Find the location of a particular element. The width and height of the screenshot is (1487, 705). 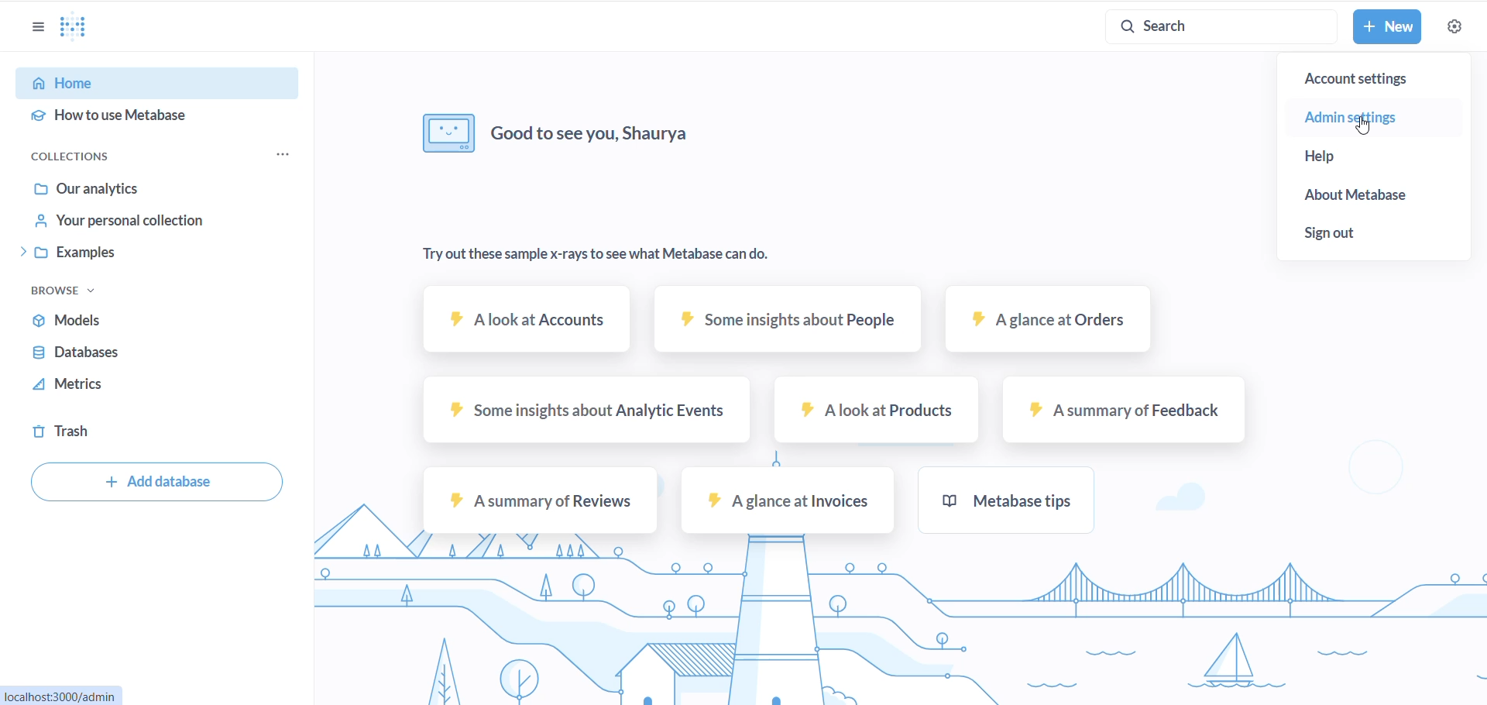

OUR ANALYTICS is located at coordinates (134, 188).